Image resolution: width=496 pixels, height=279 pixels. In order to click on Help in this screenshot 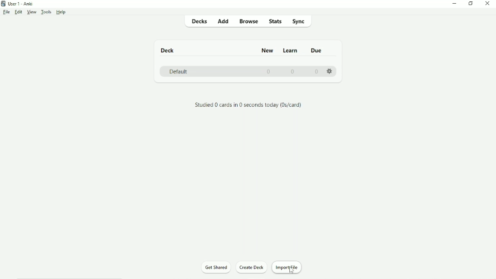, I will do `click(61, 12)`.